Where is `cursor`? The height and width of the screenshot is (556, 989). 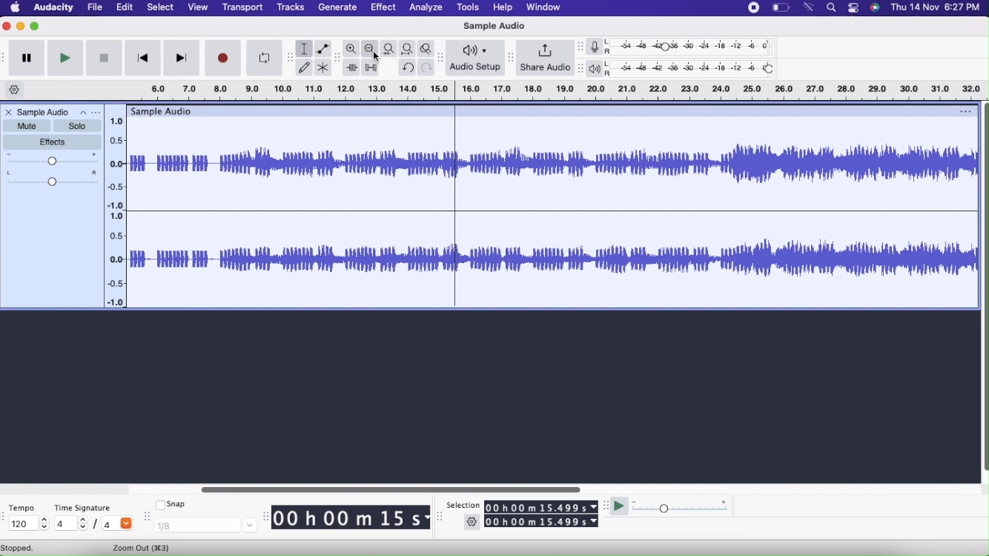
cursor is located at coordinates (382, 58).